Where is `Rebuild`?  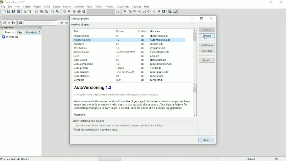
Rebuild is located at coordinates (79, 11).